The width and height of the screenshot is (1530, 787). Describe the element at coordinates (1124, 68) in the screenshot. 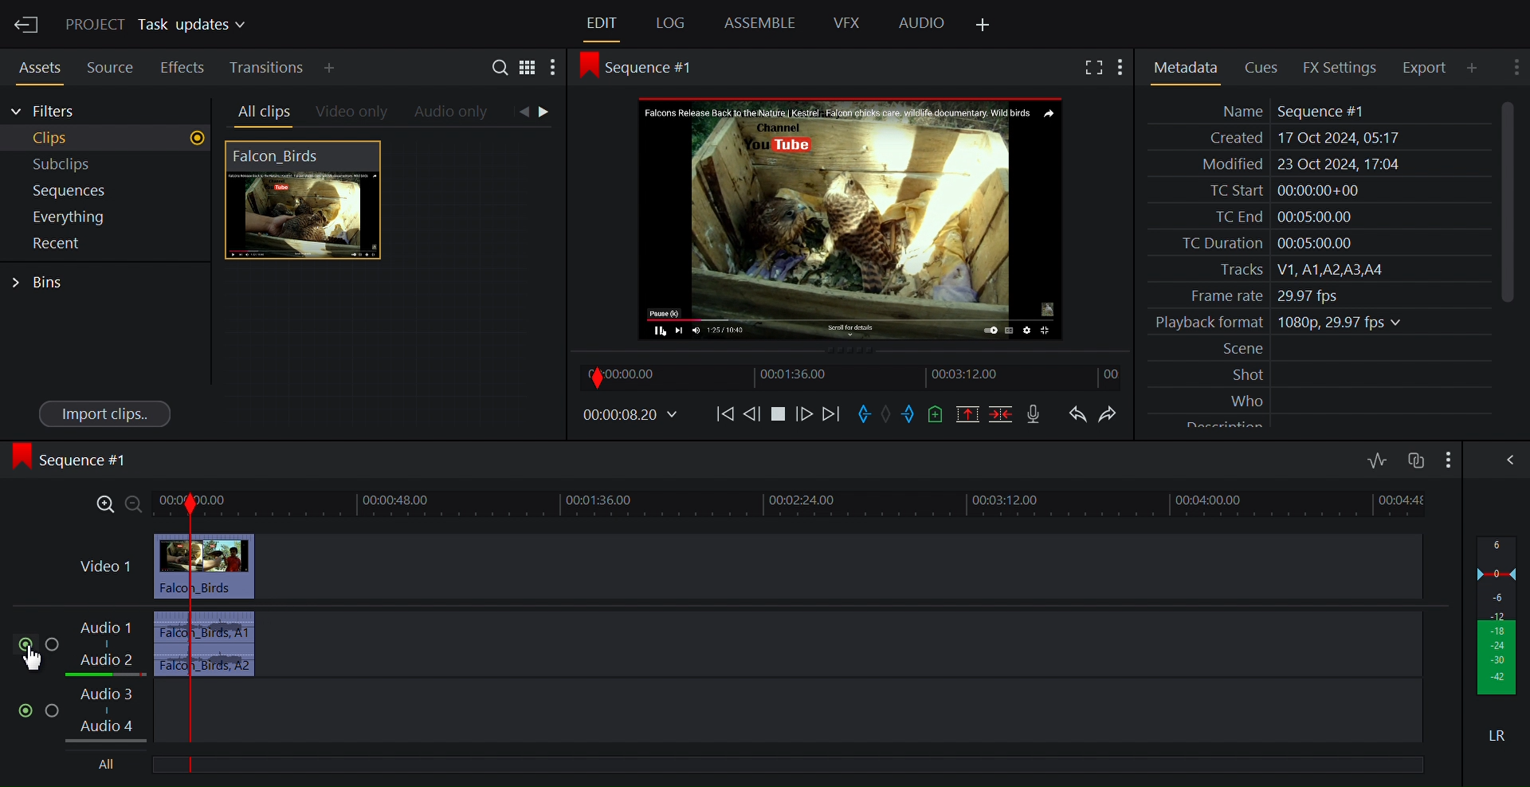

I see `Show settings menu` at that location.